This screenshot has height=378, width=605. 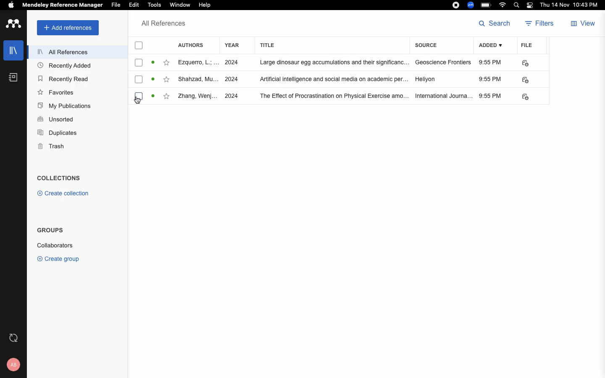 I want to click on Authors, so click(x=194, y=45).